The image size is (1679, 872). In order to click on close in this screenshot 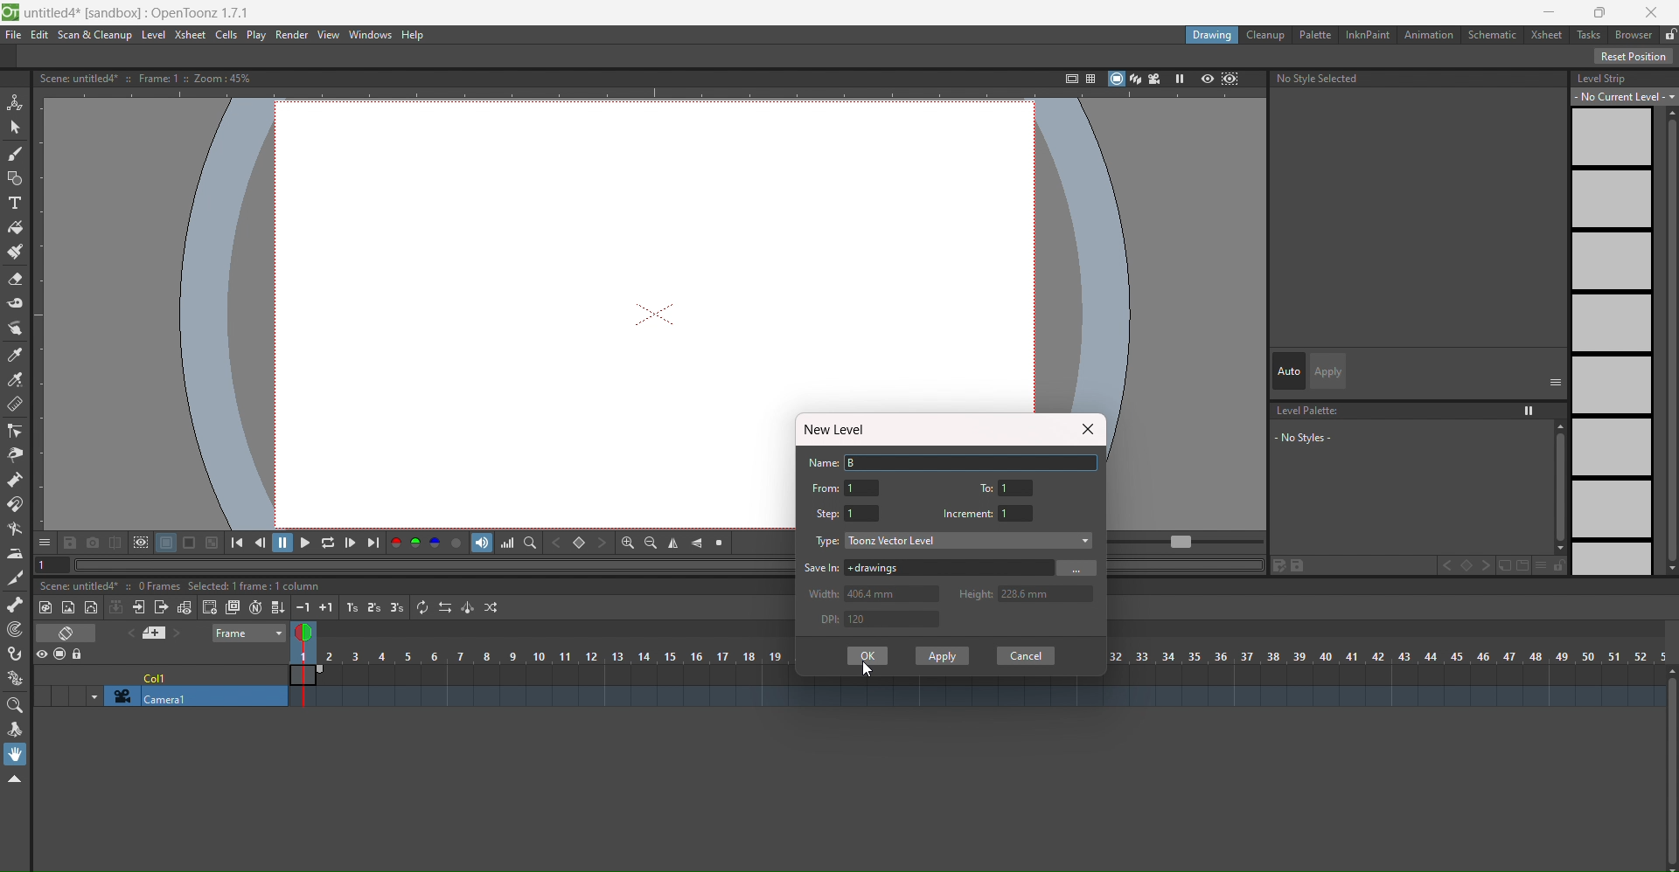, I will do `click(1086, 429)`.